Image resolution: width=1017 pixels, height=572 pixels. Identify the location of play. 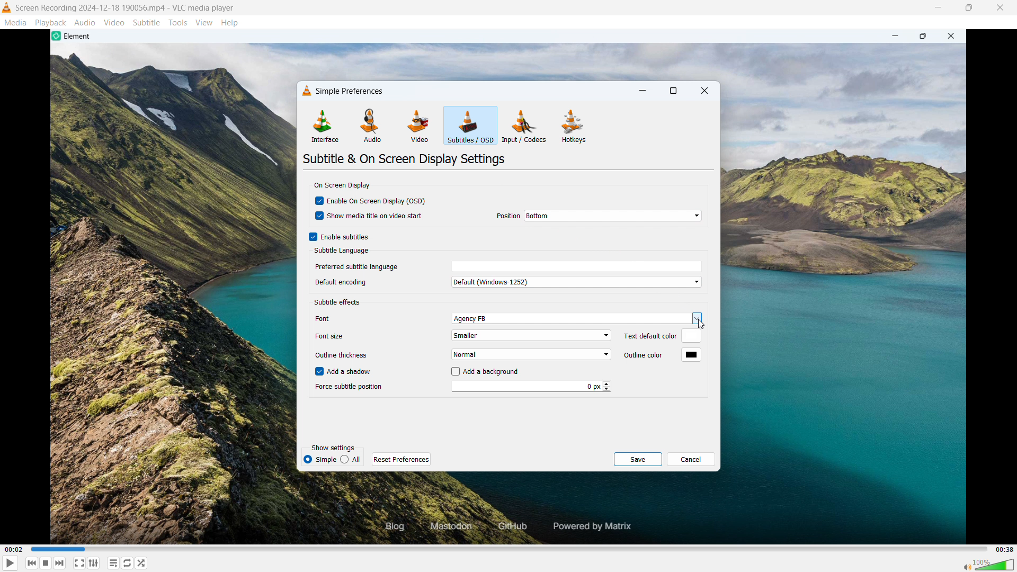
(11, 563).